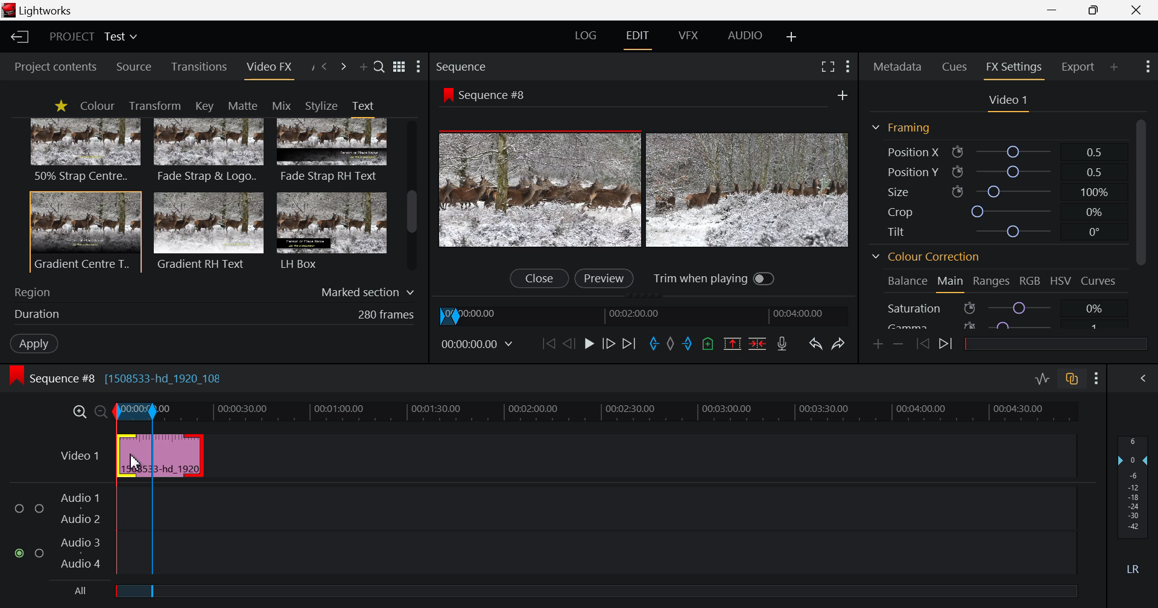 The height and width of the screenshot is (608, 1158). What do you see at coordinates (96, 106) in the screenshot?
I see `Colour` at bounding box center [96, 106].